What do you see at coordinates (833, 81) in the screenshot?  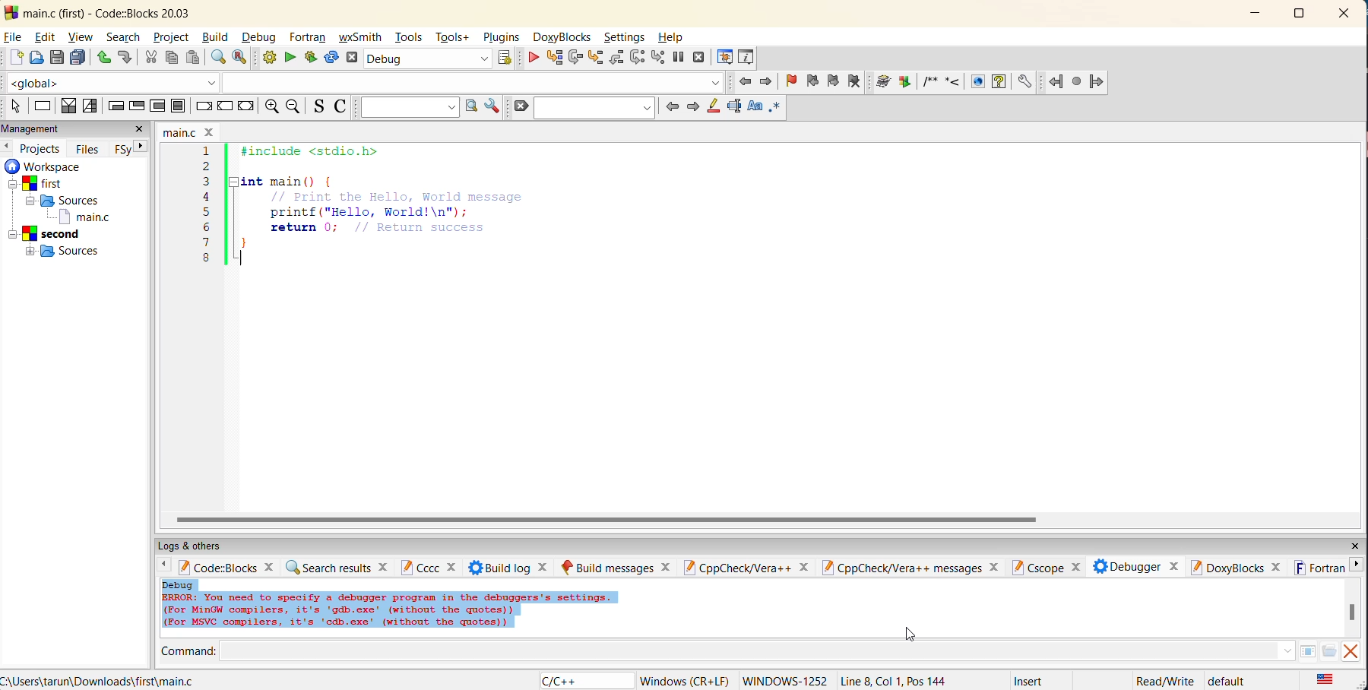 I see `next bookmark` at bounding box center [833, 81].